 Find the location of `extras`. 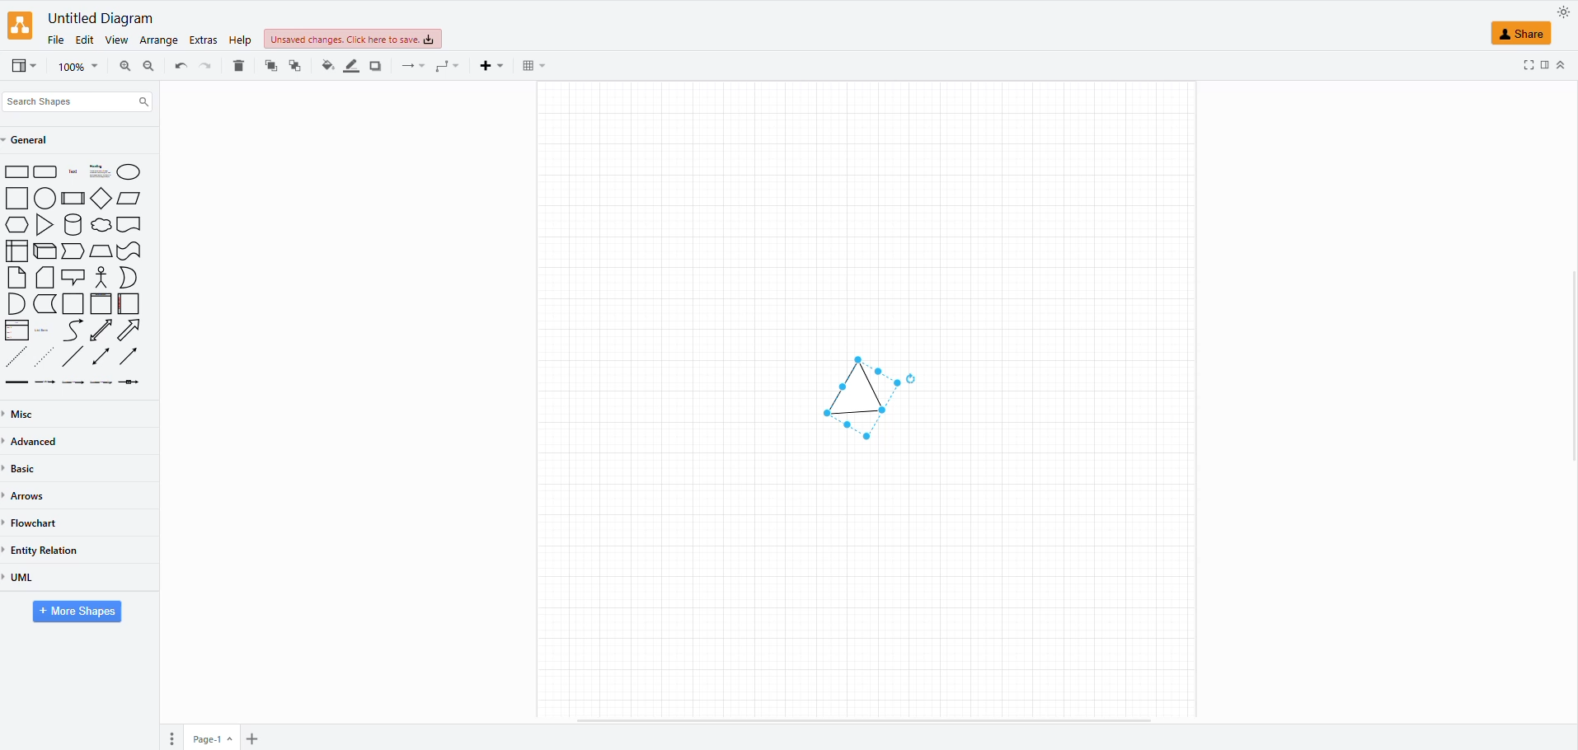

extras is located at coordinates (201, 40).